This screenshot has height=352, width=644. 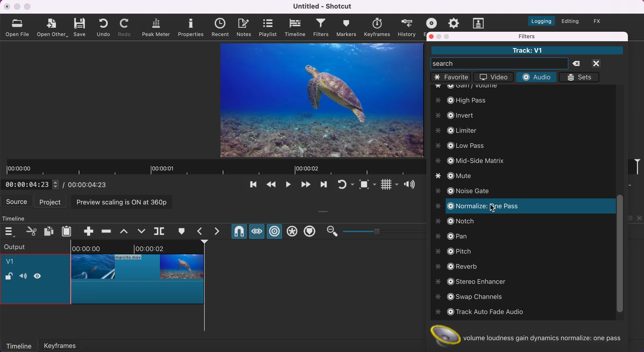 I want to click on next marker, so click(x=220, y=231).